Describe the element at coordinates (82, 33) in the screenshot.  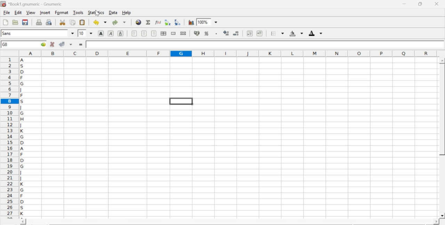
I see `10` at that location.